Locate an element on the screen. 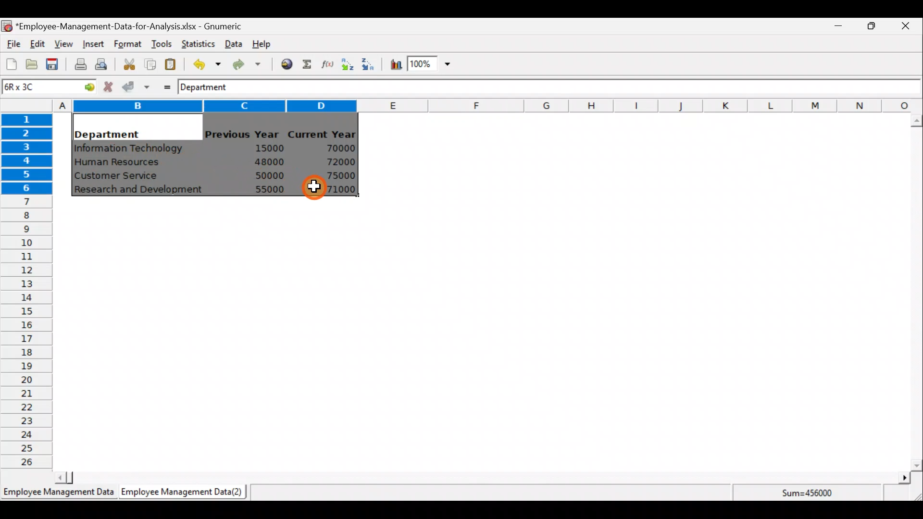  go to is located at coordinates (86, 86).